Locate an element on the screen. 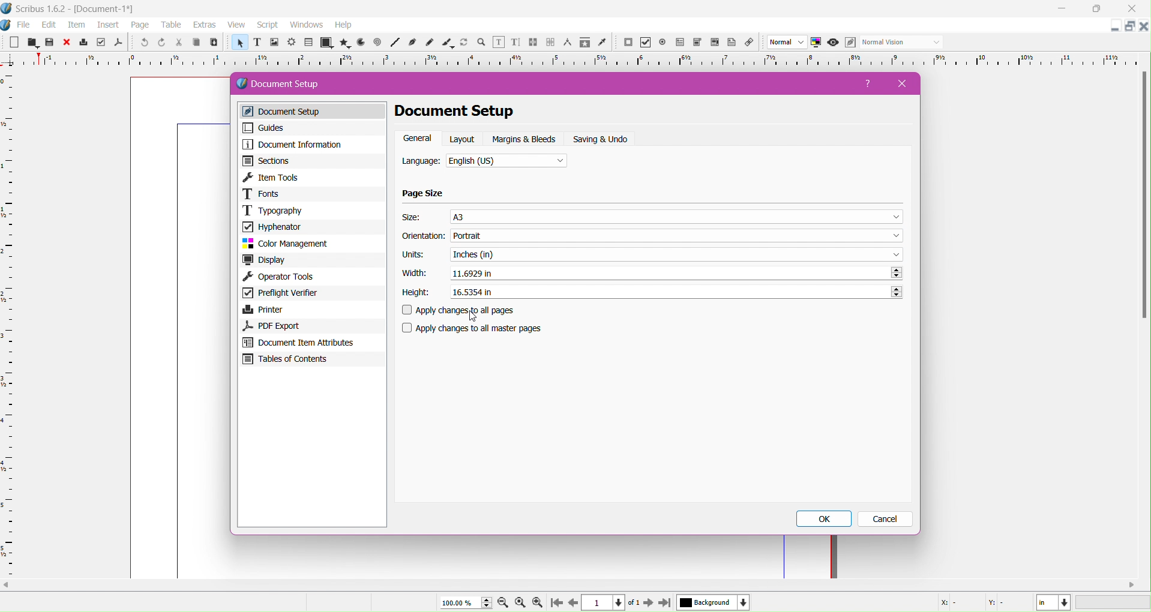  Fonts is located at coordinates (313, 194).